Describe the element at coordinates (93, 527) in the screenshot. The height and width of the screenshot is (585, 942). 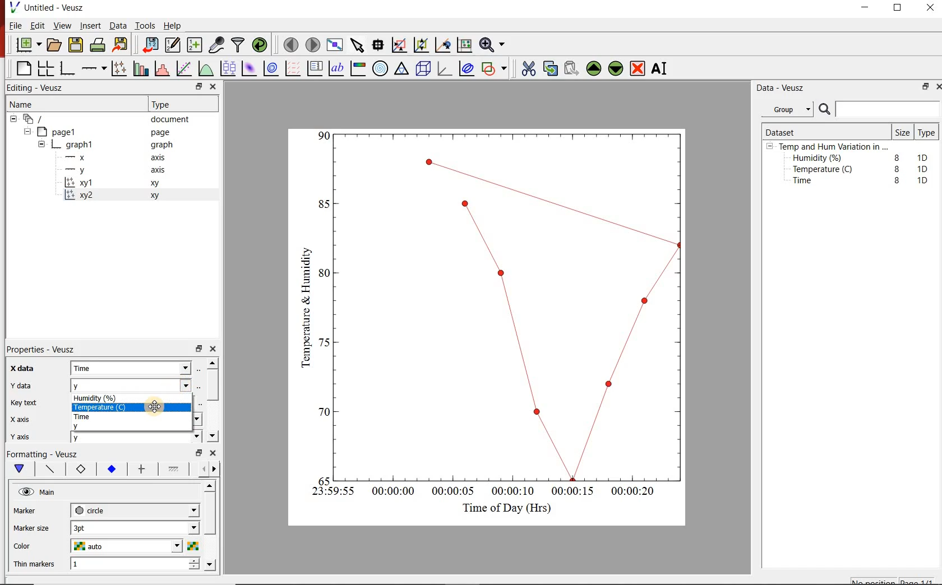
I see `3pt` at that location.